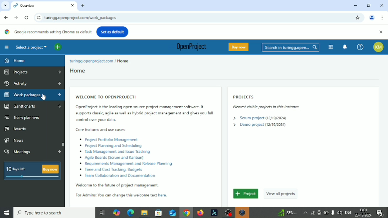 This screenshot has width=388, height=218. Describe the element at coordinates (112, 32) in the screenshot. I see `Set as default` at that location.